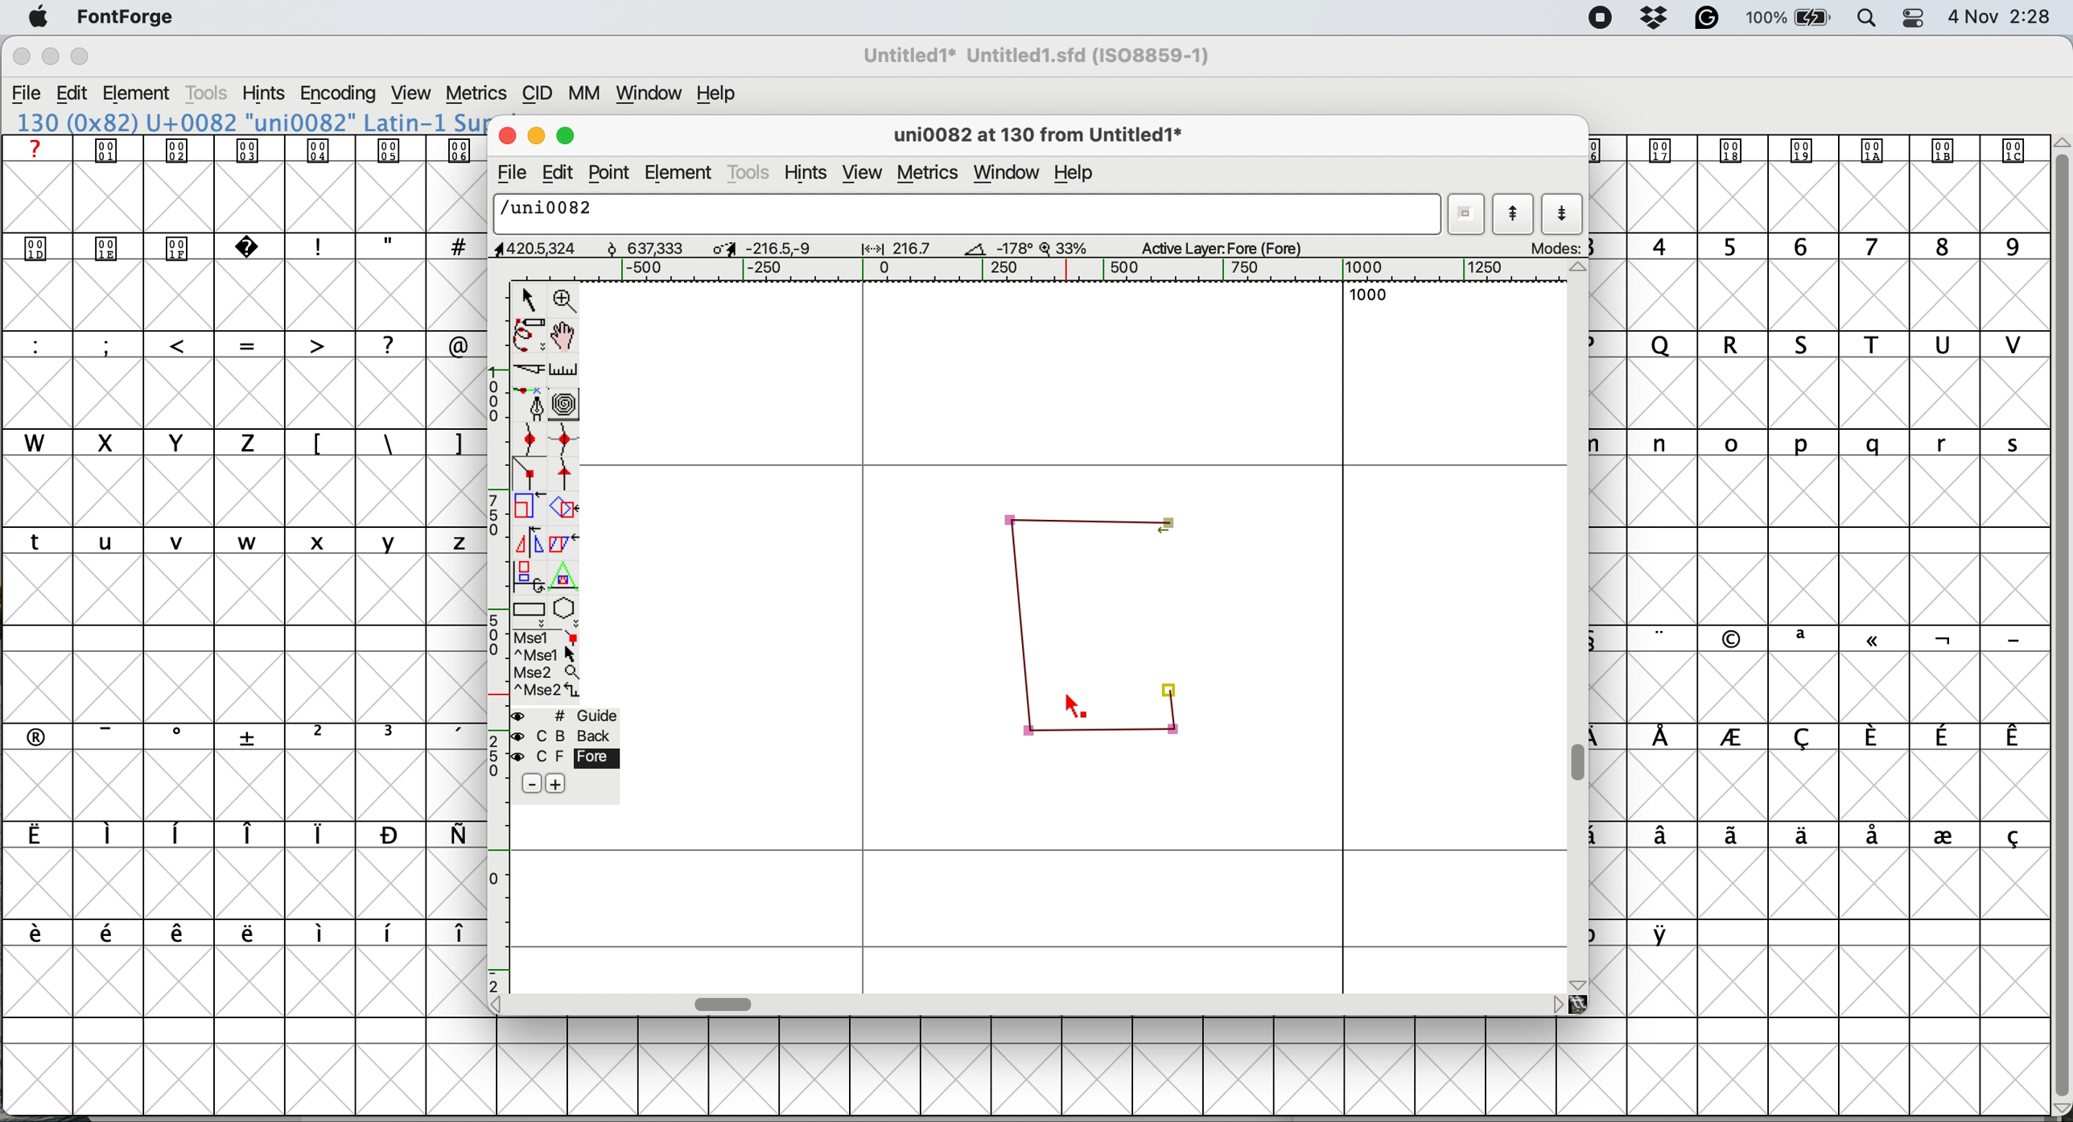 The width and height of the screenshot is (2073, 1122). What do you see at coordinates (530, 476) in the screenshot?
I see `add a corner point` at bounding box center [530, 476].